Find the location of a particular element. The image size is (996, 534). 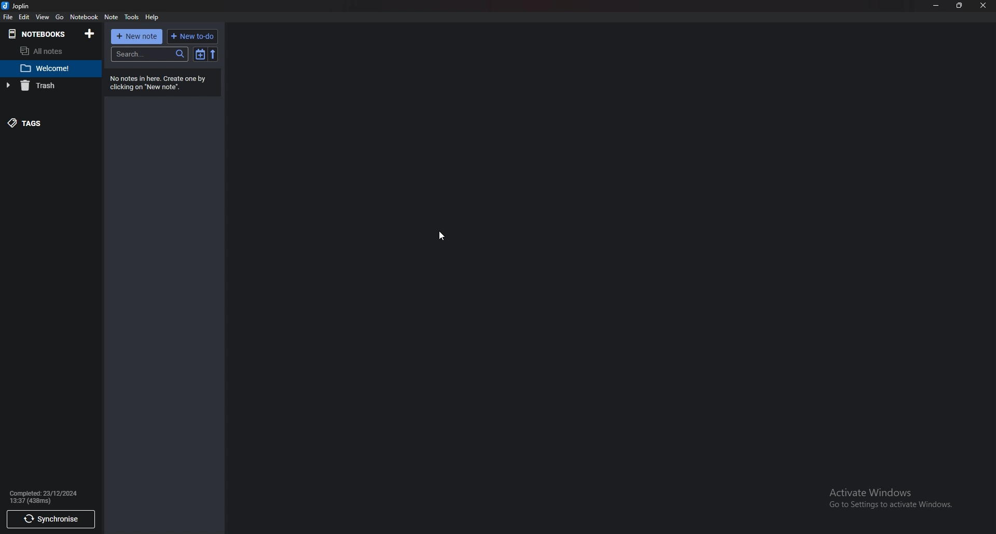

Welcome is located at coordinates (50, 68).